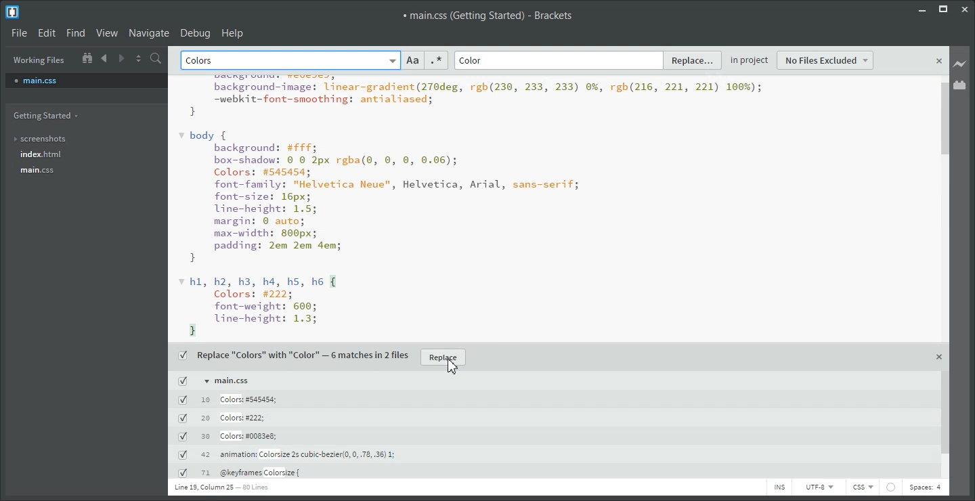 This screenshot has width=975, height=501. I want to click on Match Case, so click(413, 60).